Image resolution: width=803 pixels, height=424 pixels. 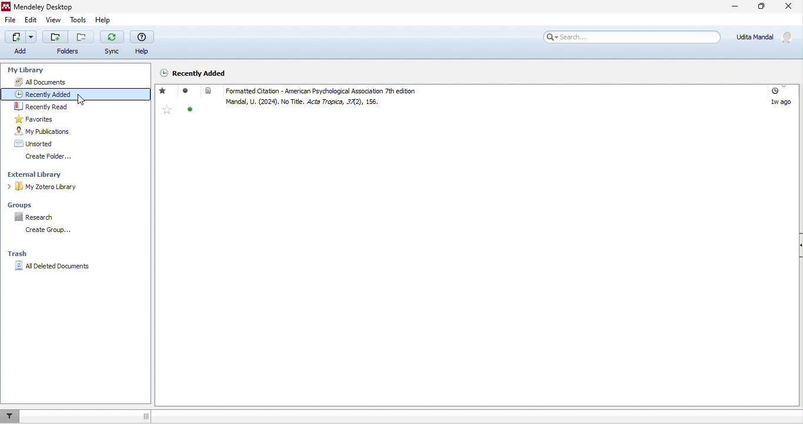 I want to click on file, so click(x=11, y=21).